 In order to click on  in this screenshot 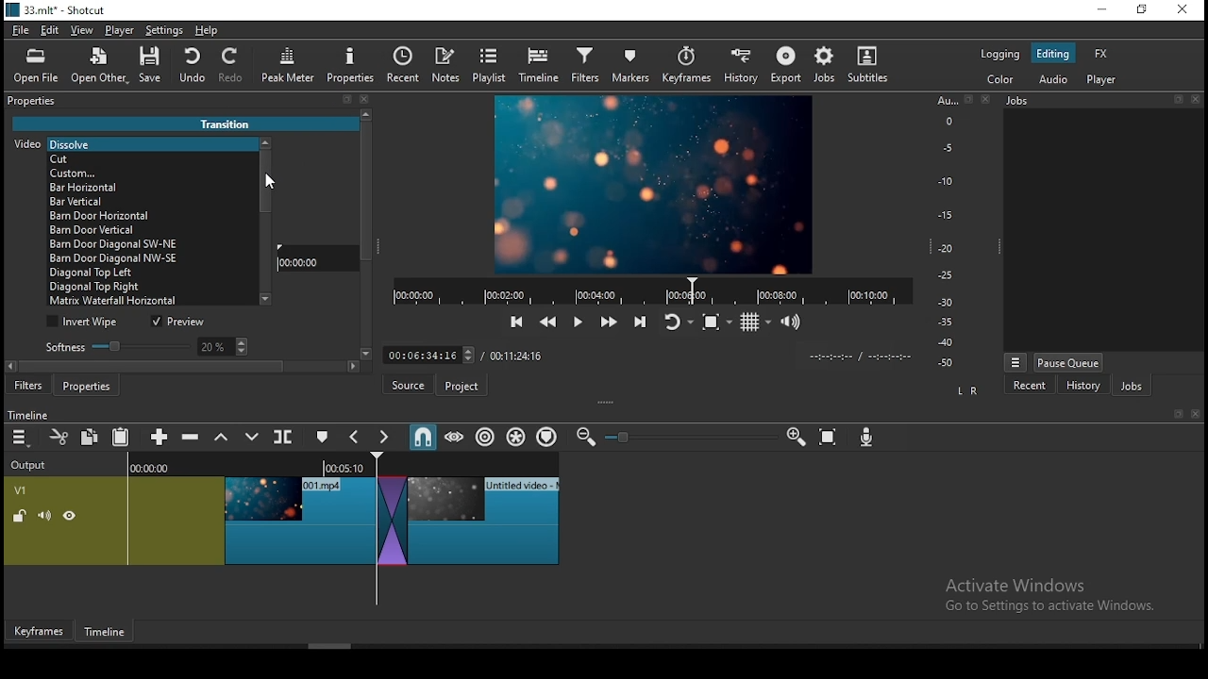, I will do `click(625, 438)`.